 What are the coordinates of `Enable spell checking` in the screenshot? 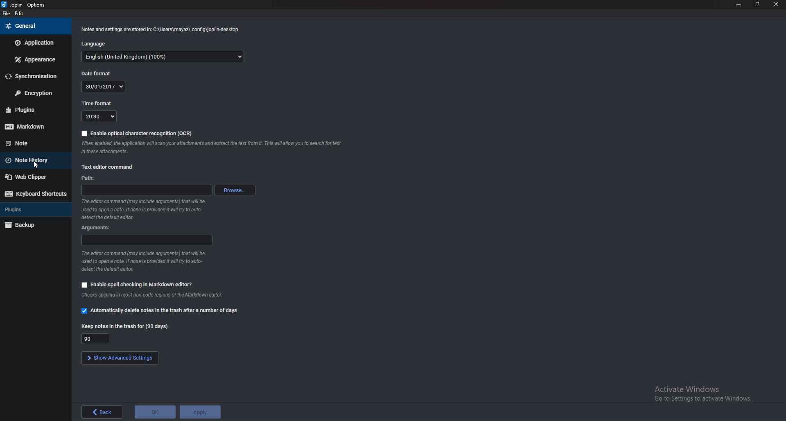 It's located at (138, 284).